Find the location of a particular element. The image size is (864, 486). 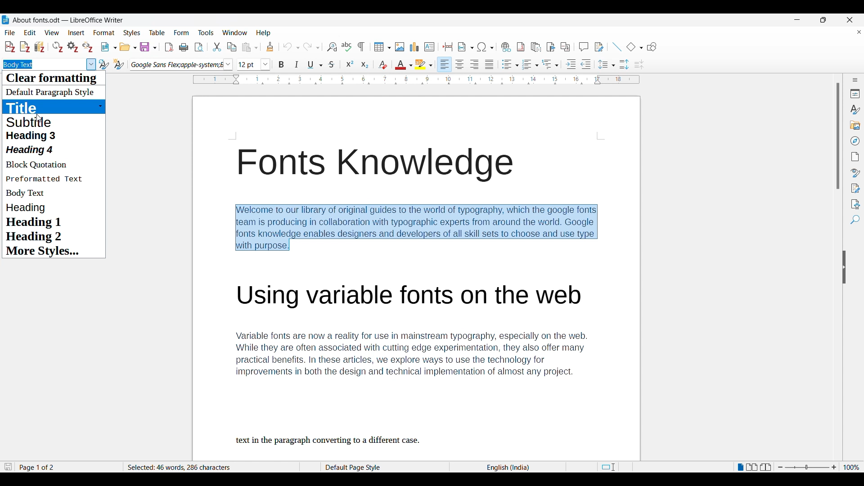

Page cut is located at coordinates (616, 466).